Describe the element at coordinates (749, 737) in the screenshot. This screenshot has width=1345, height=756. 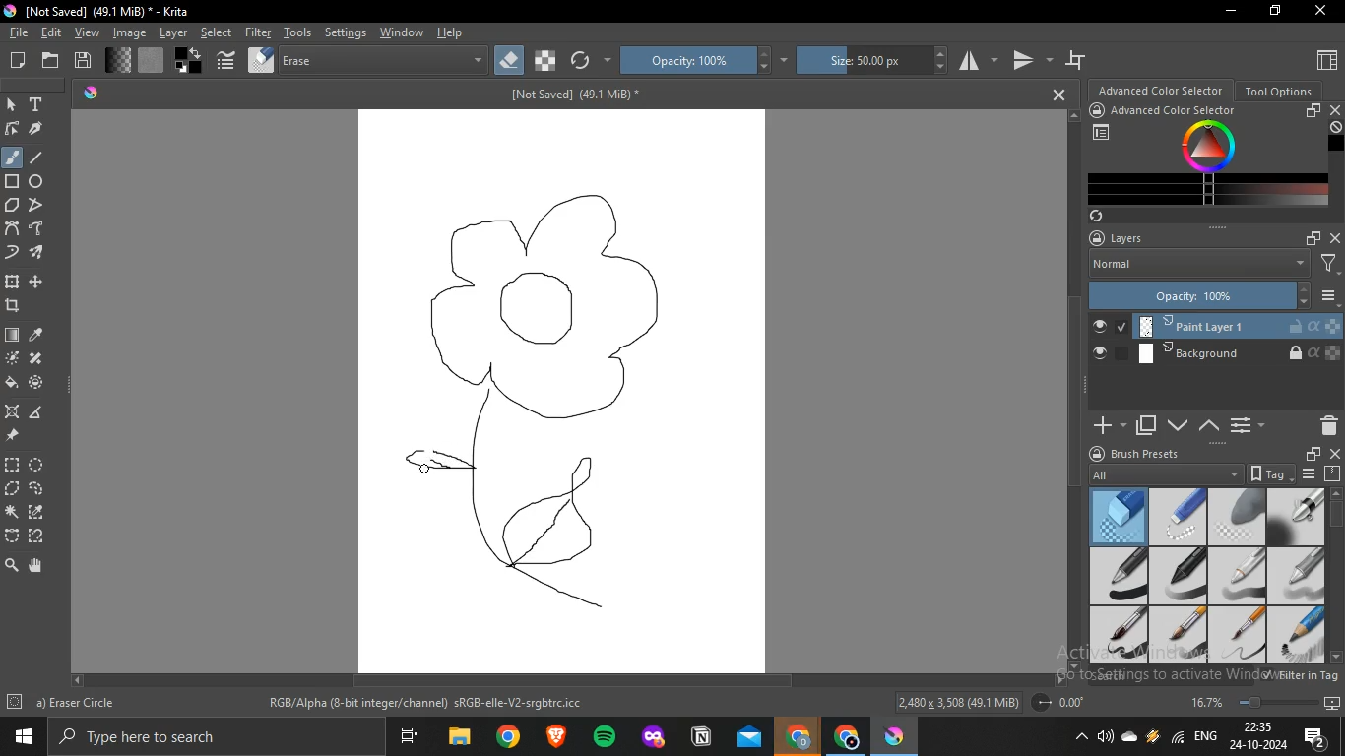
I see `Application` at that location.